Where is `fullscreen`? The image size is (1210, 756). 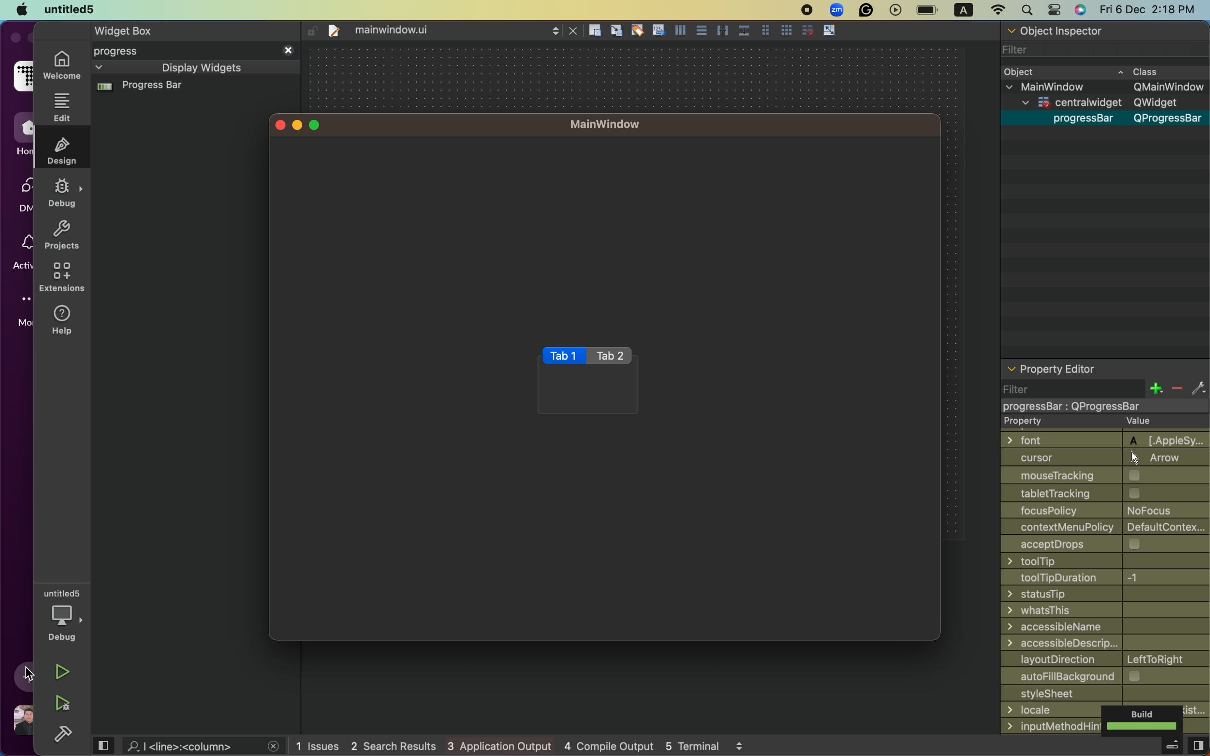 fullscreen is located at coordinates (315, 124).